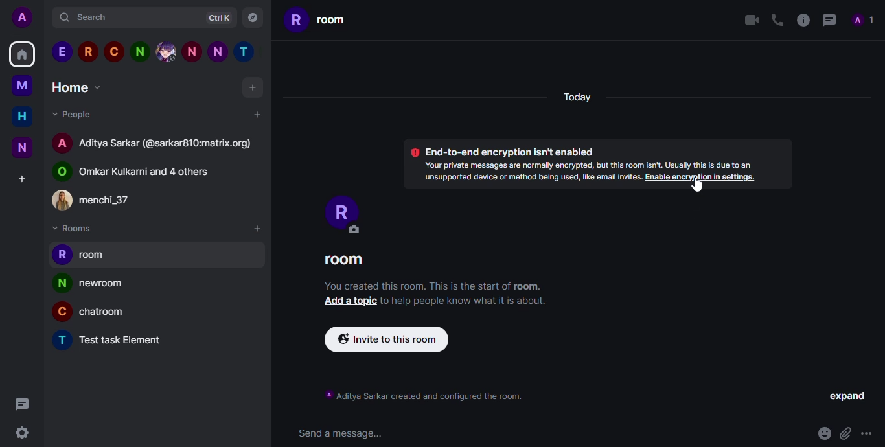 The height and width of the screenshot is (447, 885). Describe the element at coordinates (343, 433) in the screenshot. I see `sed message` at that location.